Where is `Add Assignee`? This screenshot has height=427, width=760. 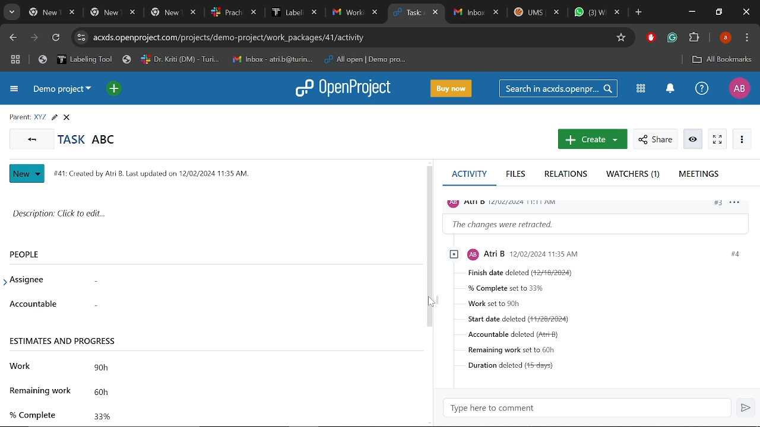 Add Assignee is located at coordinates (232, 280).